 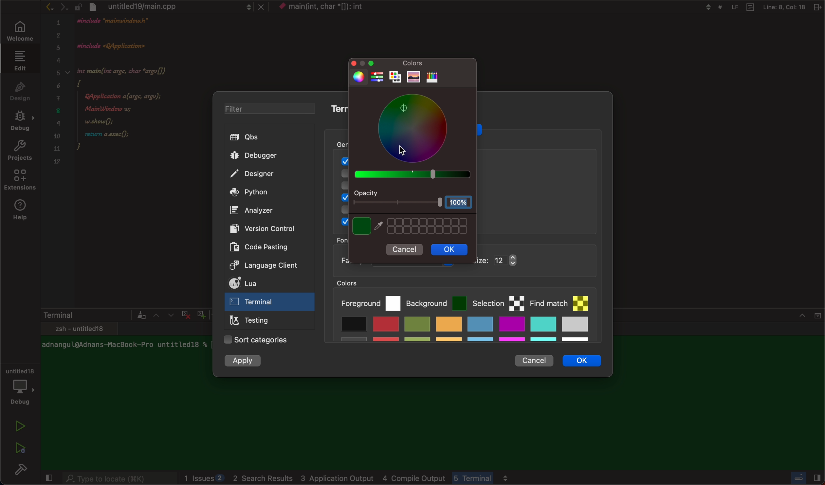 I want to click on lua, so click(x=261, y=284).